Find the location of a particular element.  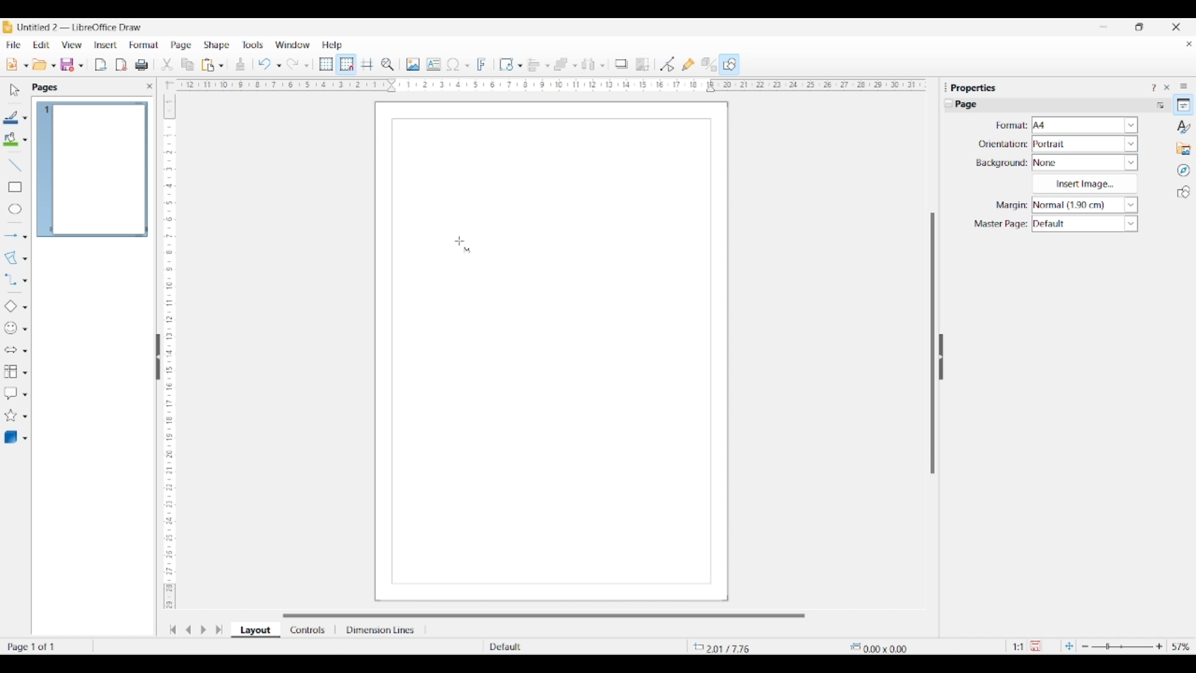

Master page options is located at coordinates (1084, 224).